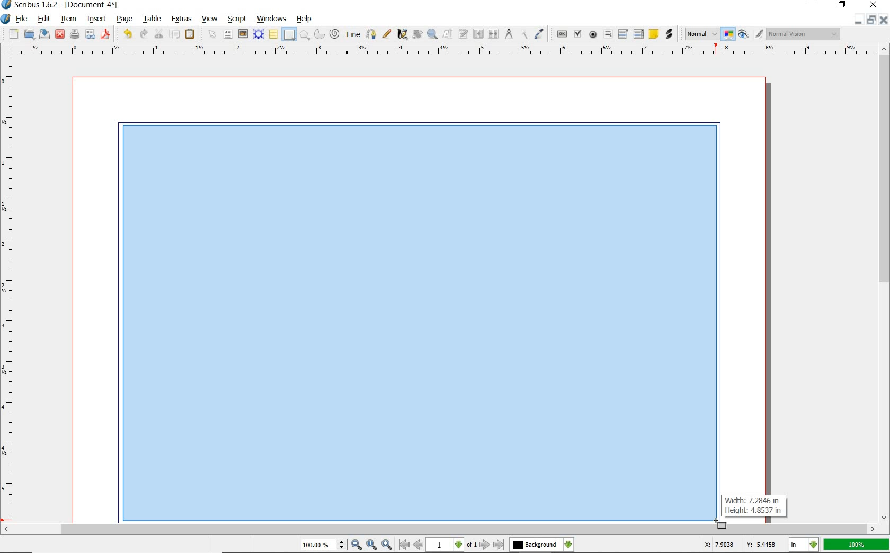 The width and height of the screenshot is (890, 553). I want to click on select, so click(211, 33).